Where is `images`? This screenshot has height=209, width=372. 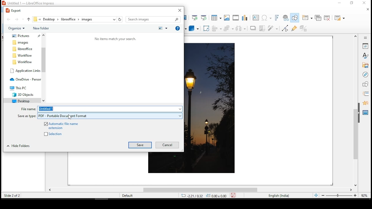
images is located at coordinates (226, 17).